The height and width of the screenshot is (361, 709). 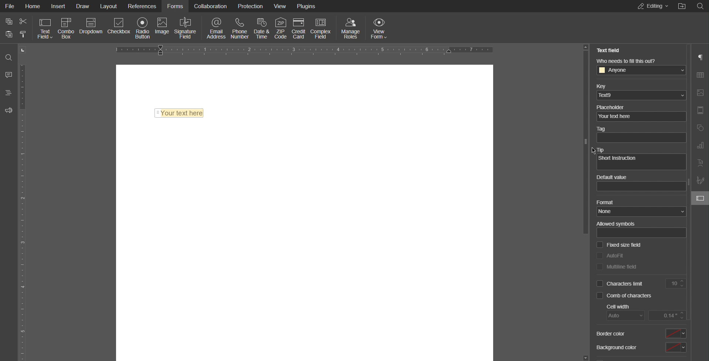 I want to click on Background Color, so click(x=617, y=350).